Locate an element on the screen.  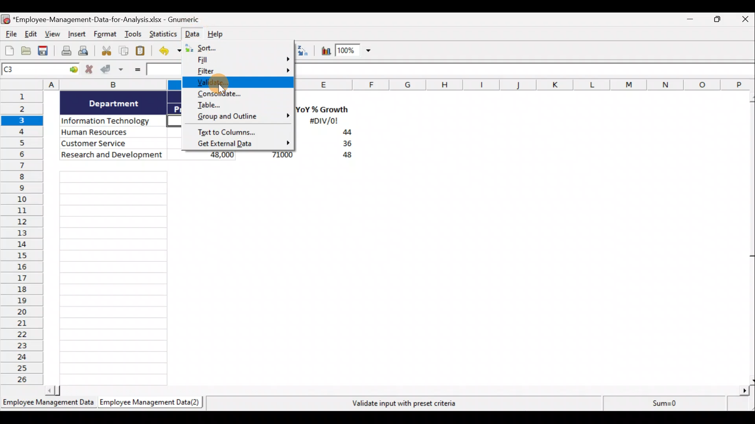
Table is located at coordinates (239, 105).